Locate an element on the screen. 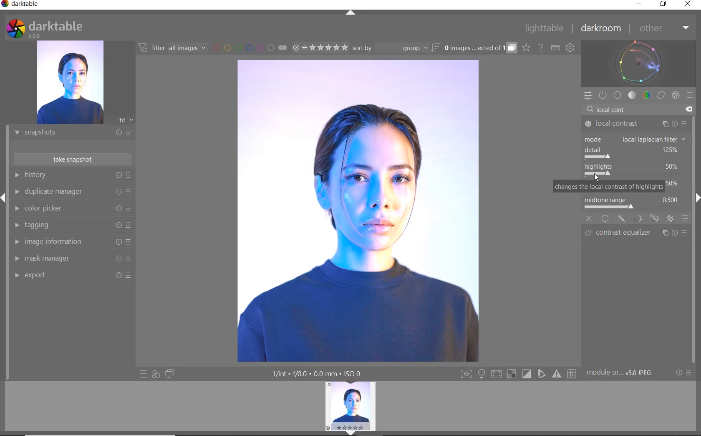 The width and height of the screenshot is (701, 436). SELECTED IMAGE is located at coordinates (357, 209).